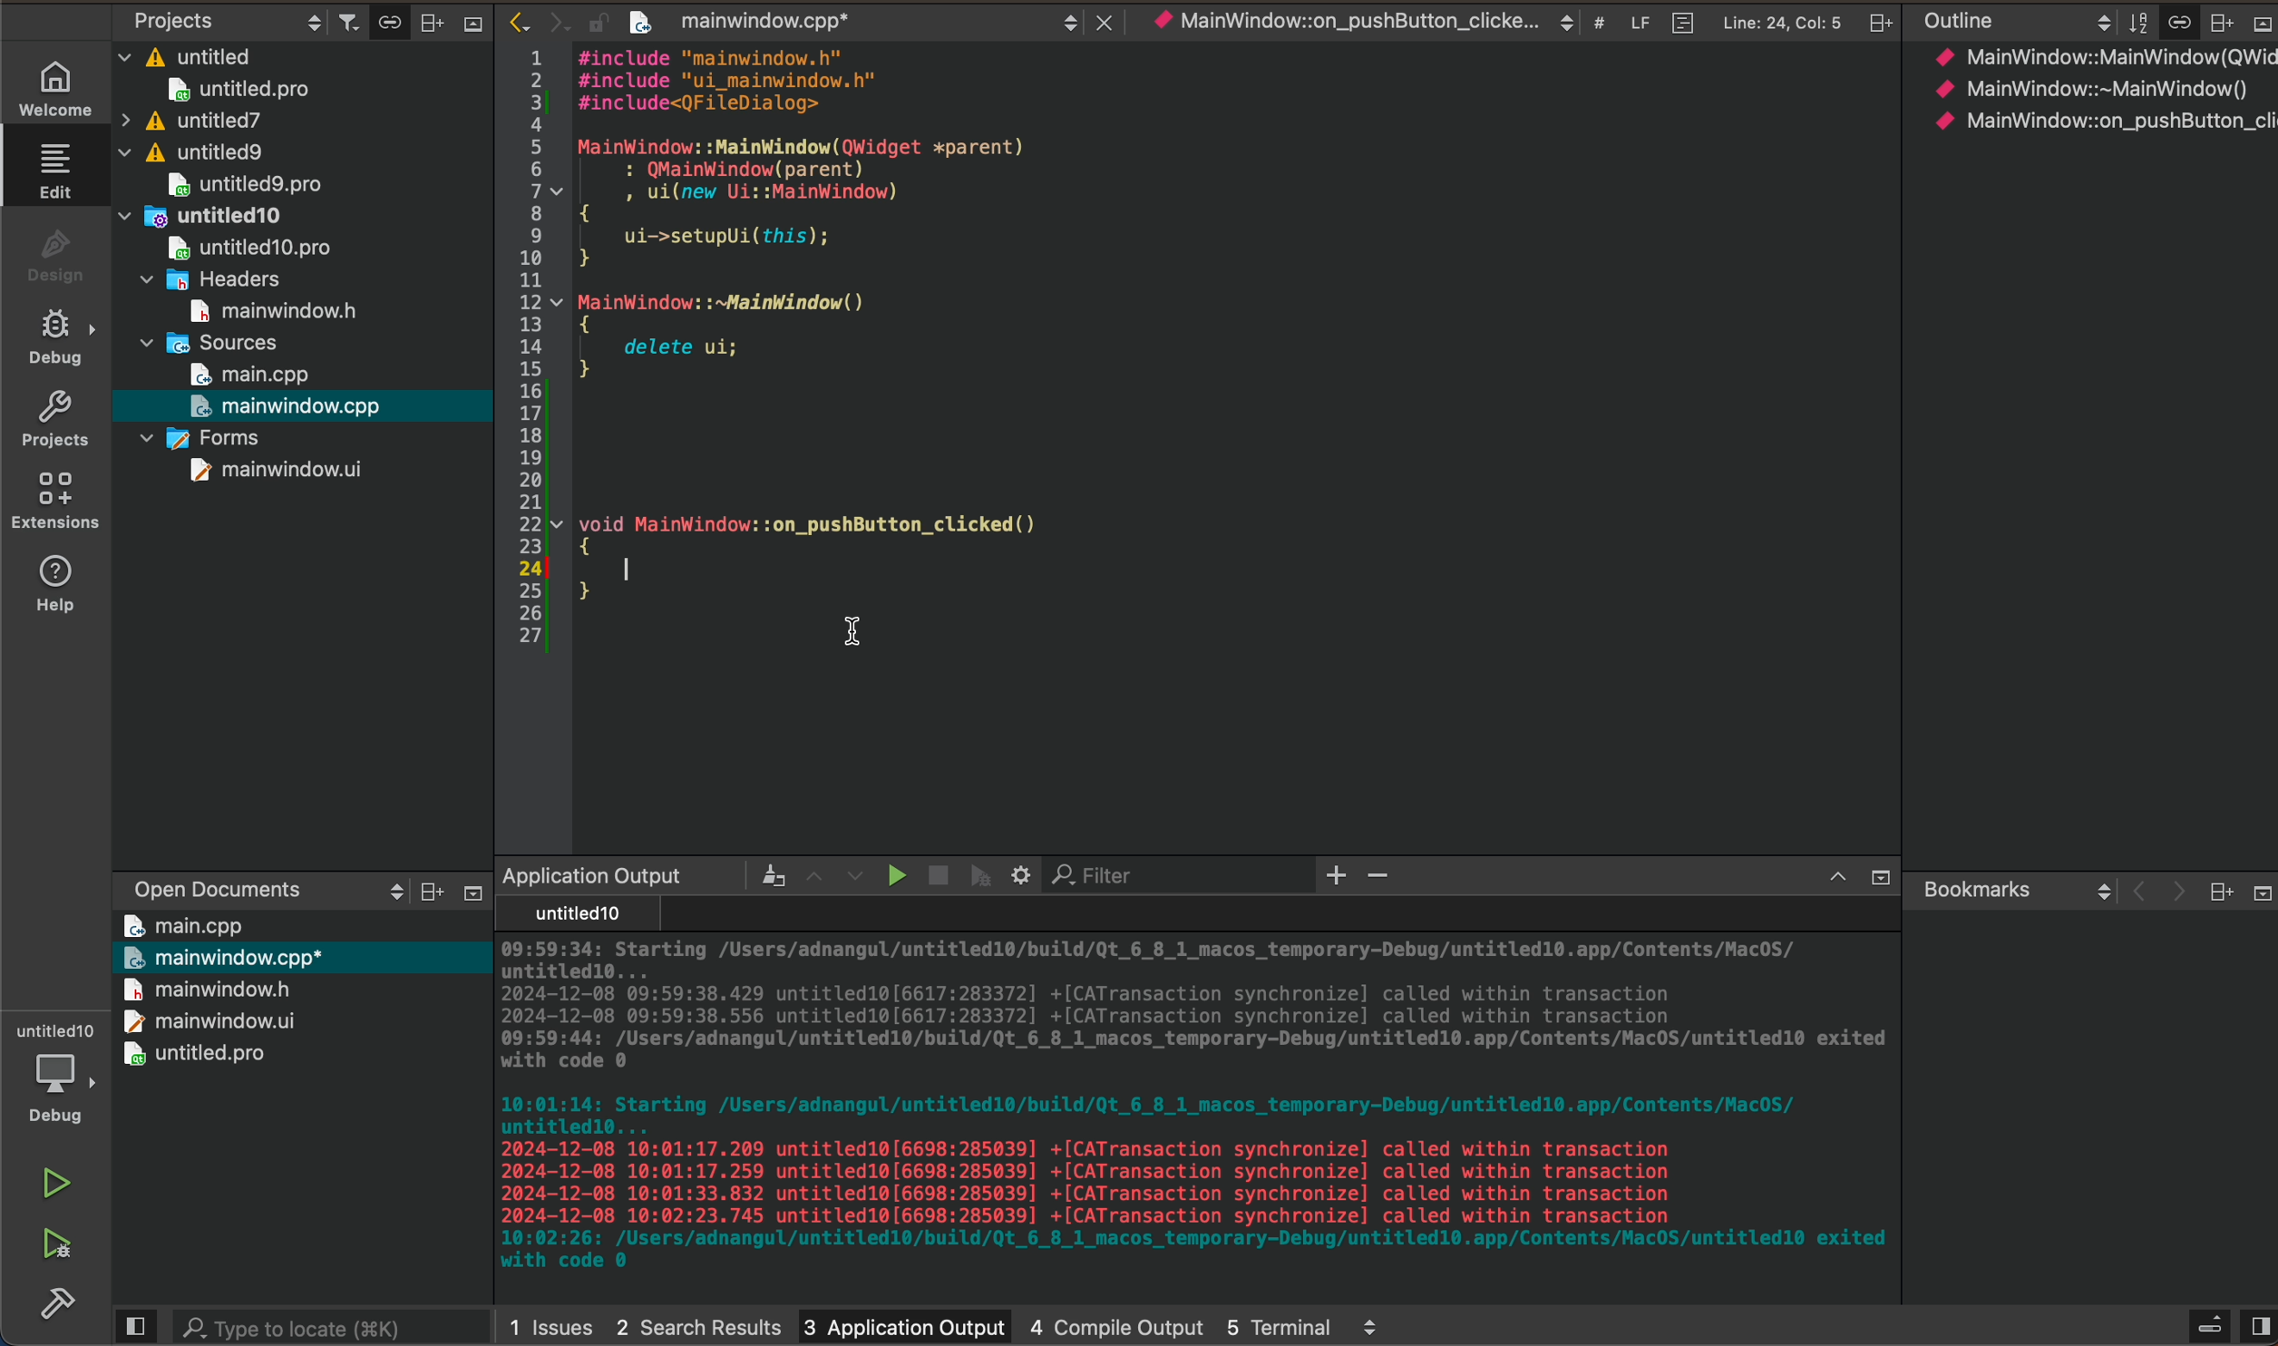 This screenshot has width=2278, height=1346. Describe the element at coordinates (2089, 92) in the screenshot. I see `¢ MainWindow::~MainWindow()` at that location.